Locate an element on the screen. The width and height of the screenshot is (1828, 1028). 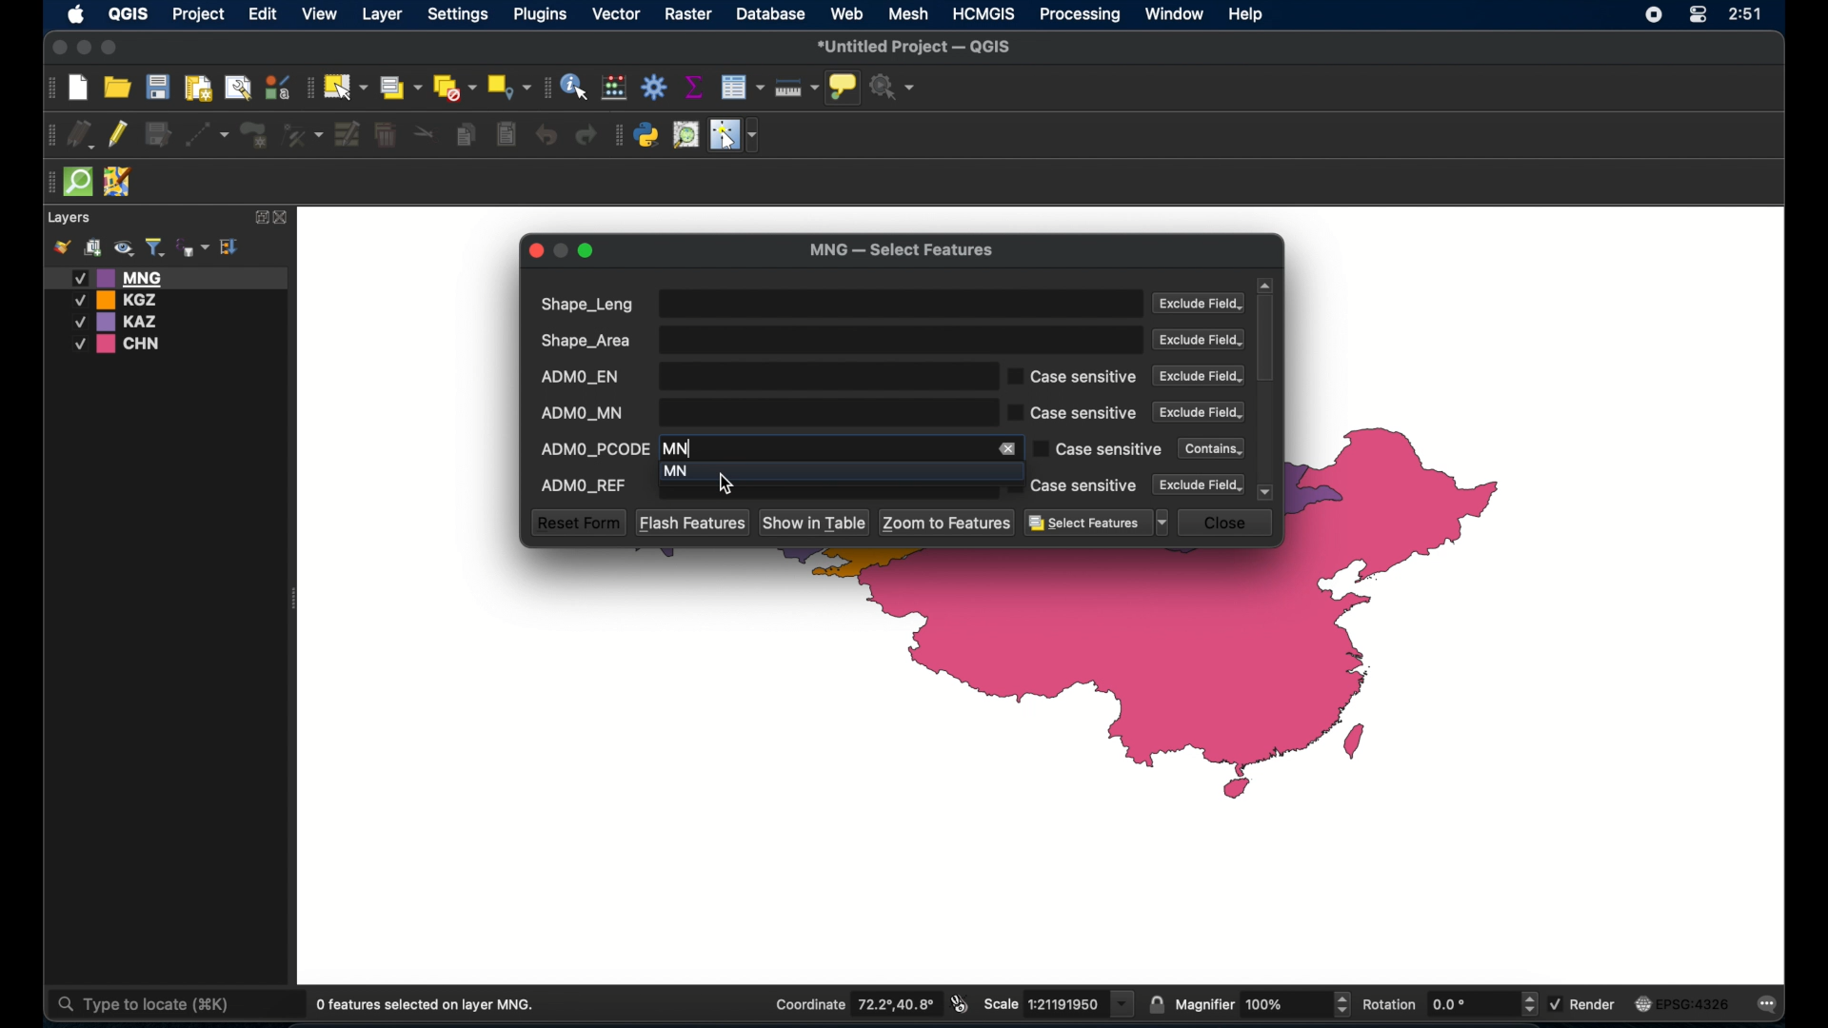
select by area or single click is located at coordinates (397, 86).